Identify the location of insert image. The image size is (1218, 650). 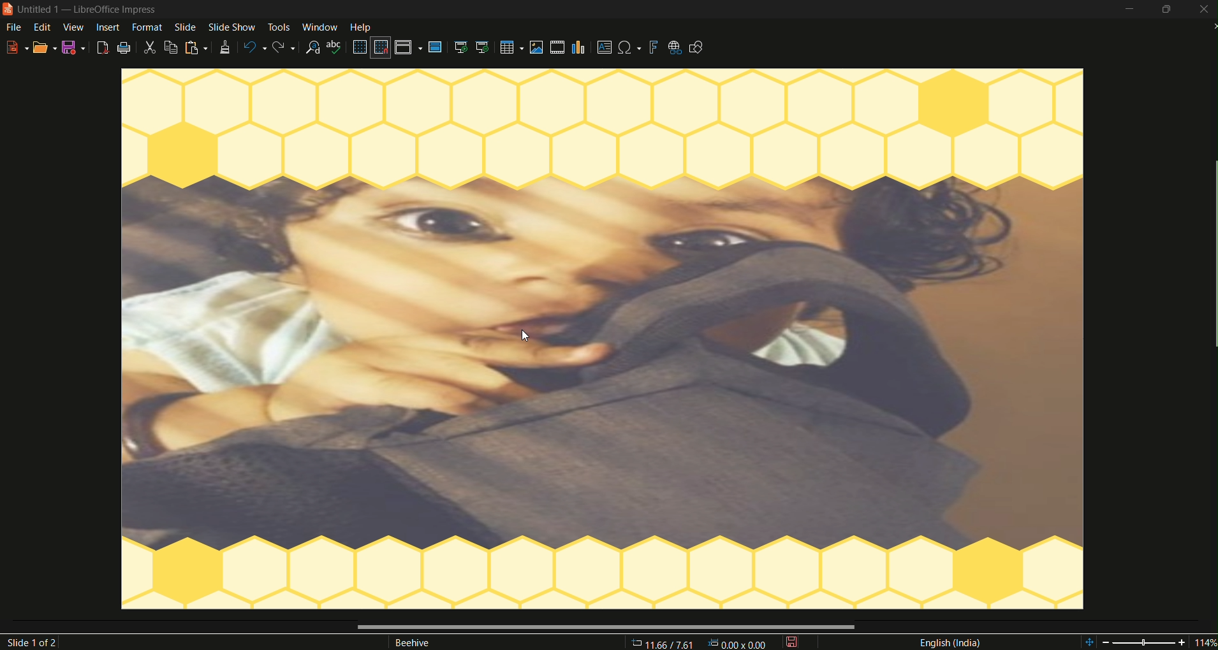
(536, 48).